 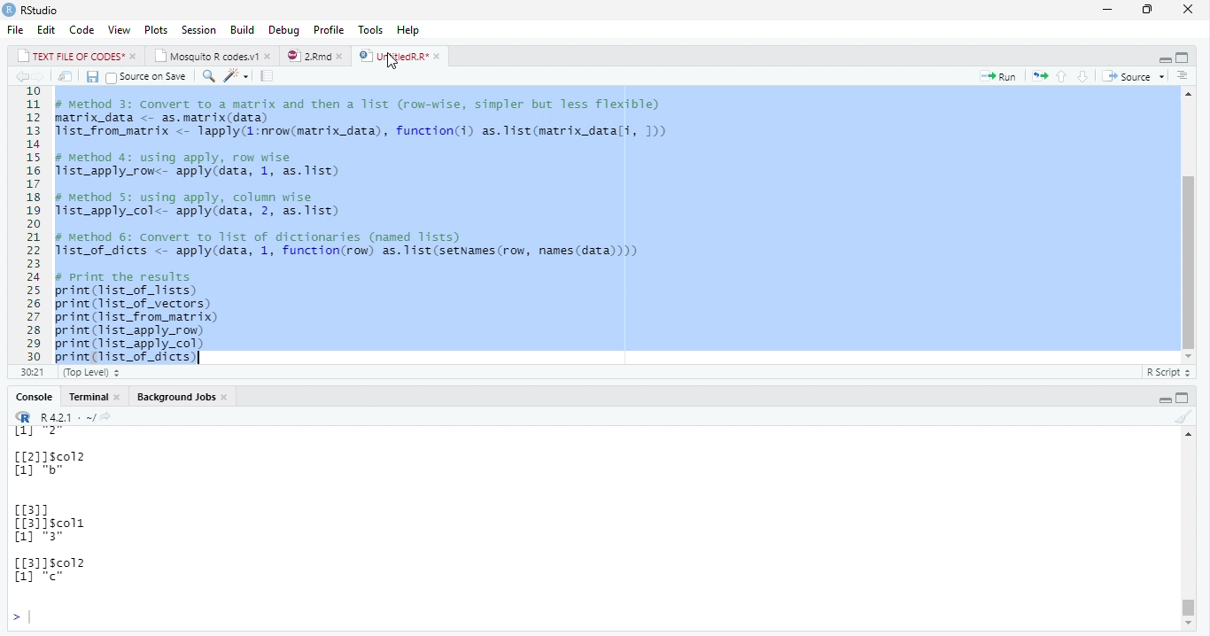 I want to click on 2.Rmd, so click(x=315, y=57).